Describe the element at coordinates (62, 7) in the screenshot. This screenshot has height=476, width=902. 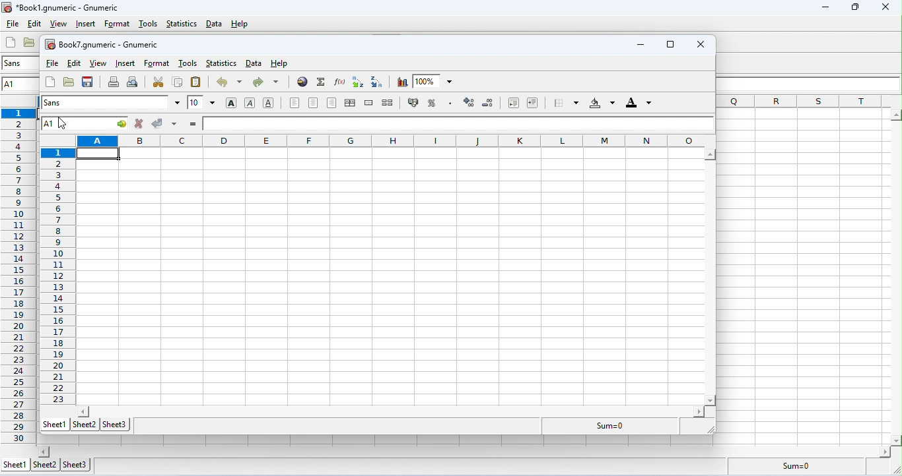
I see `title` at that location.